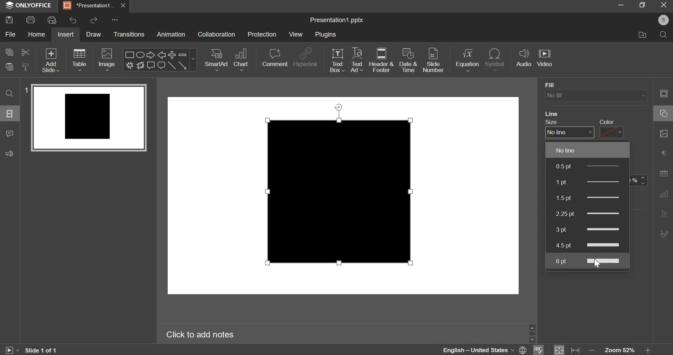  What do you see at coordinates (25, 67) in the screenshot?
I see `paste` at bounding box center [25, 67].